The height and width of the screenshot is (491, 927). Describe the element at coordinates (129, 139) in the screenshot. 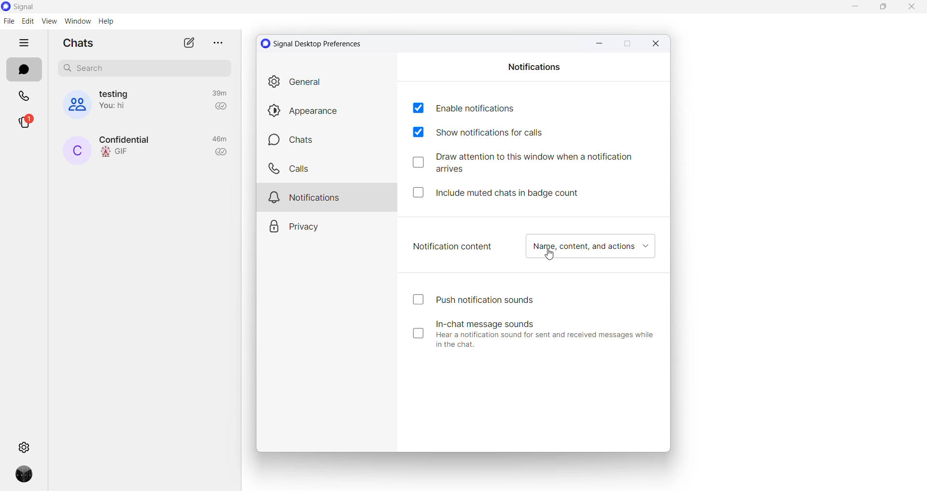

I see `contact name` at that location.